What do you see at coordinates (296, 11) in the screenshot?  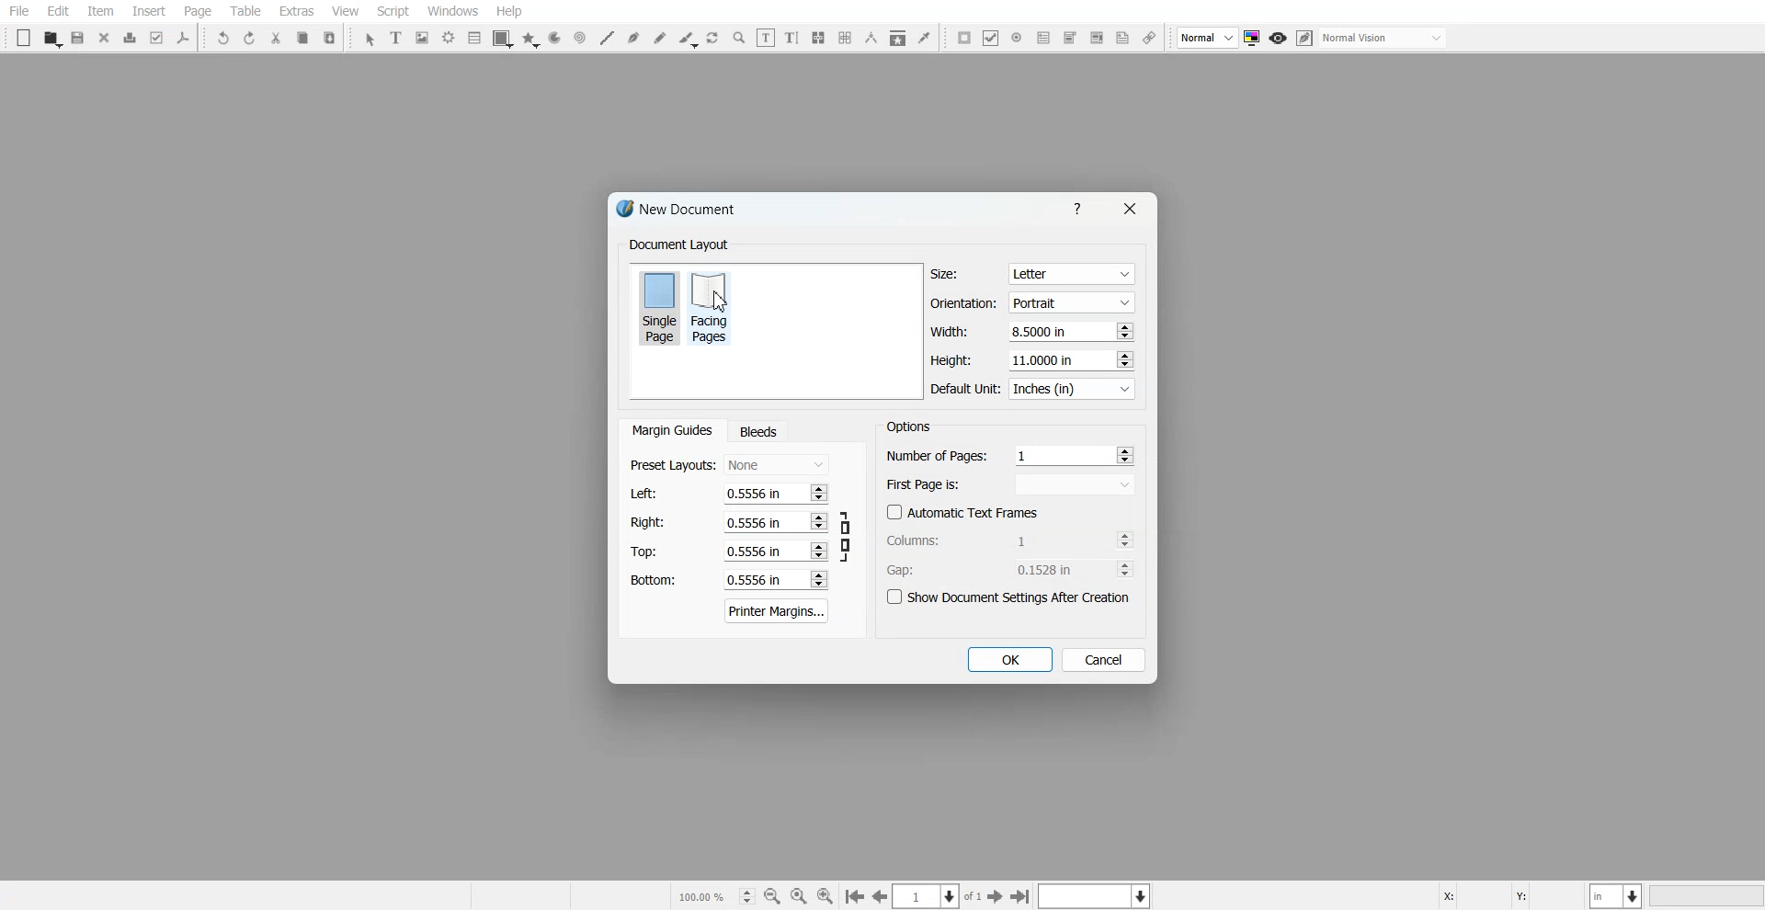 I see `Extras` at bounding box center [296, 11].